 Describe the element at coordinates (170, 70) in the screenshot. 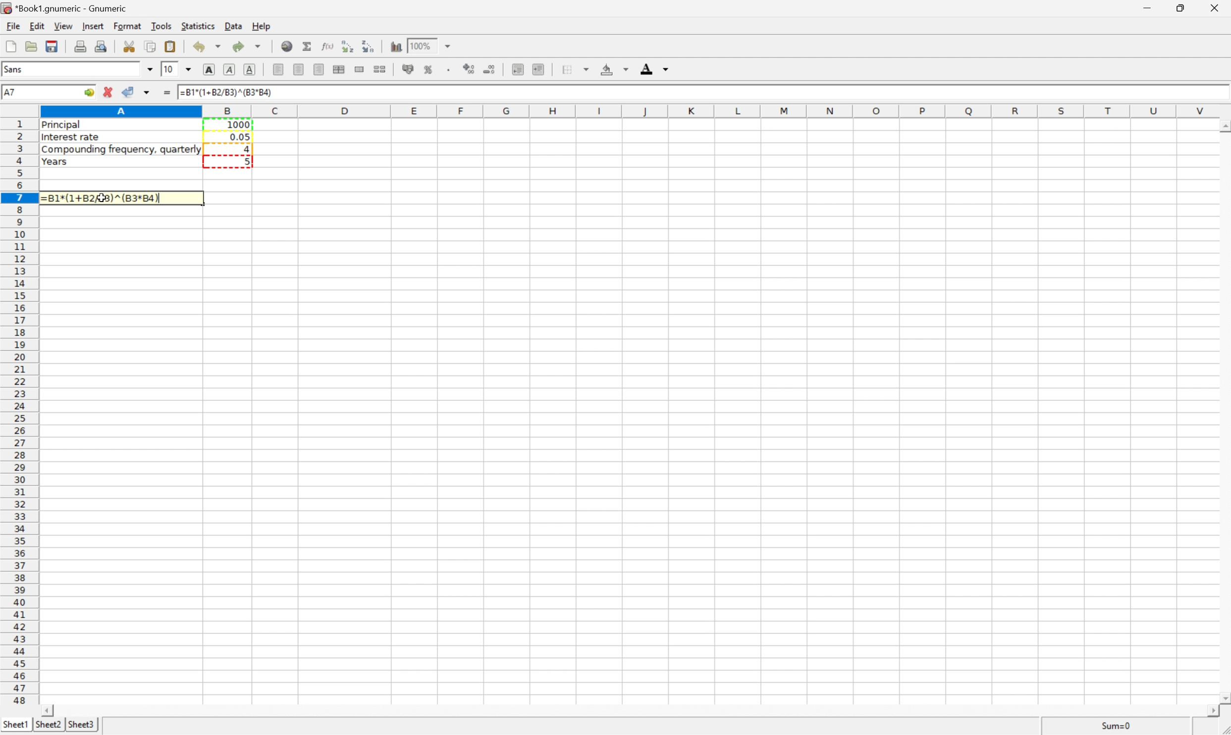

I see `10` at that location.